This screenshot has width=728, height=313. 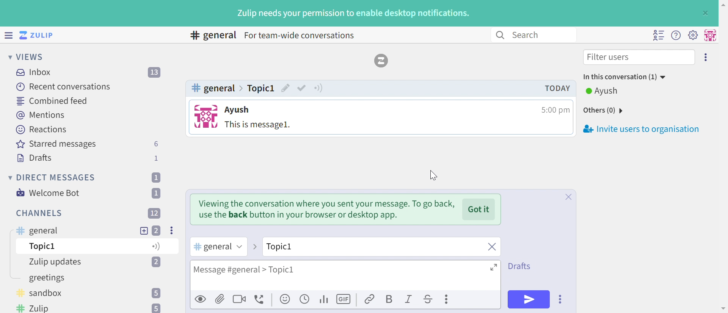 I want to click on Personal menu, so click(x=709, y=35).